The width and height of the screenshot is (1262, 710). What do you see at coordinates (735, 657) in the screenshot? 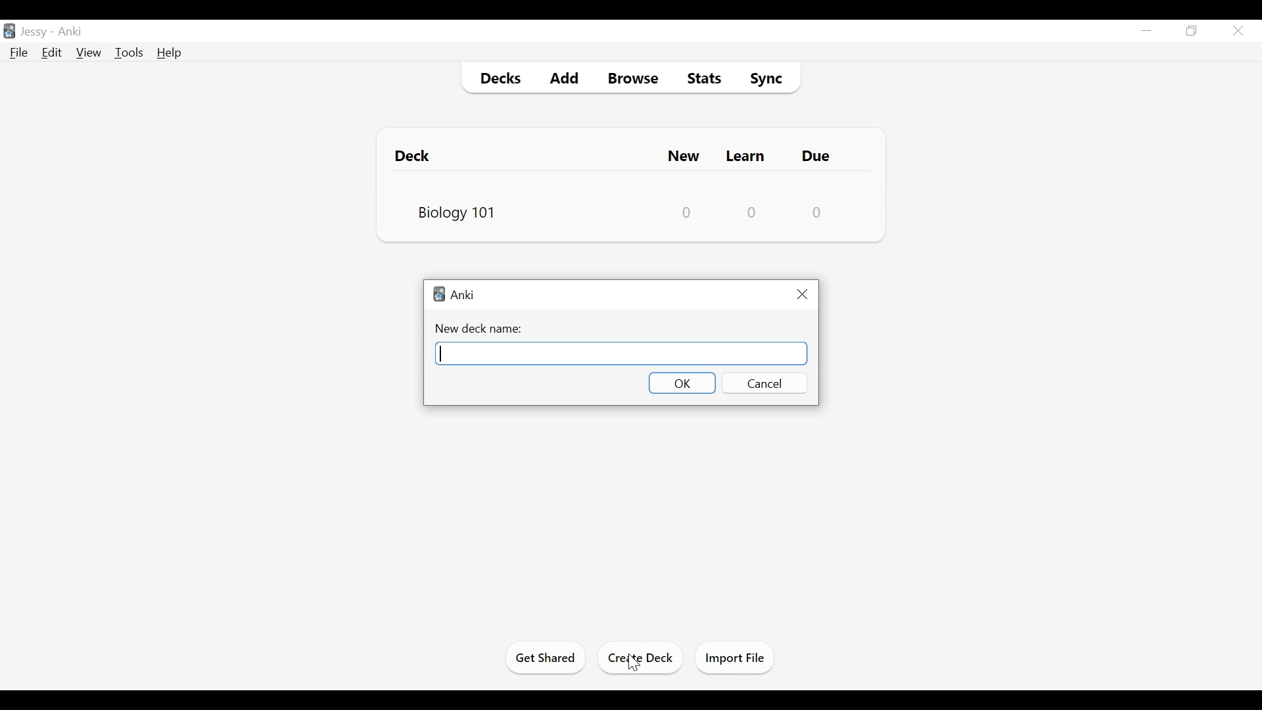
I see `Import Files` at bounding box center [735, 657].